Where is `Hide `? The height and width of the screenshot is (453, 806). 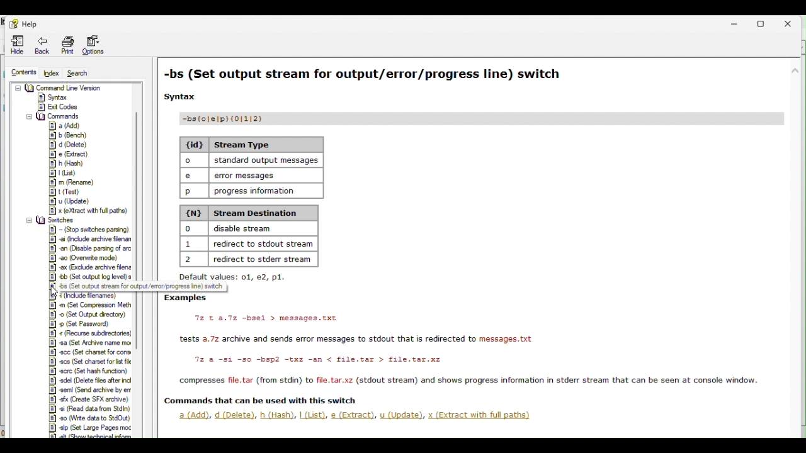
Hide  is located at coordinates (14, 45).